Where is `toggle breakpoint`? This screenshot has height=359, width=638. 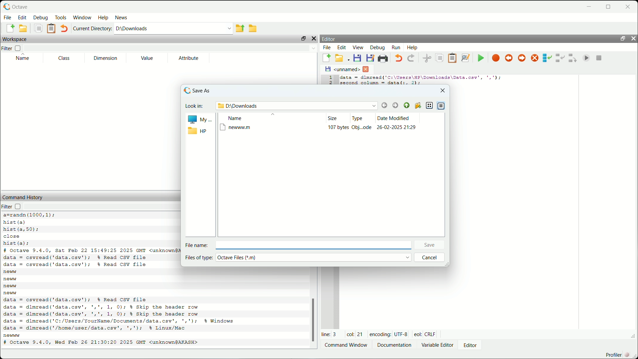 toggle breakpoint is located at coordinates (496, 59).